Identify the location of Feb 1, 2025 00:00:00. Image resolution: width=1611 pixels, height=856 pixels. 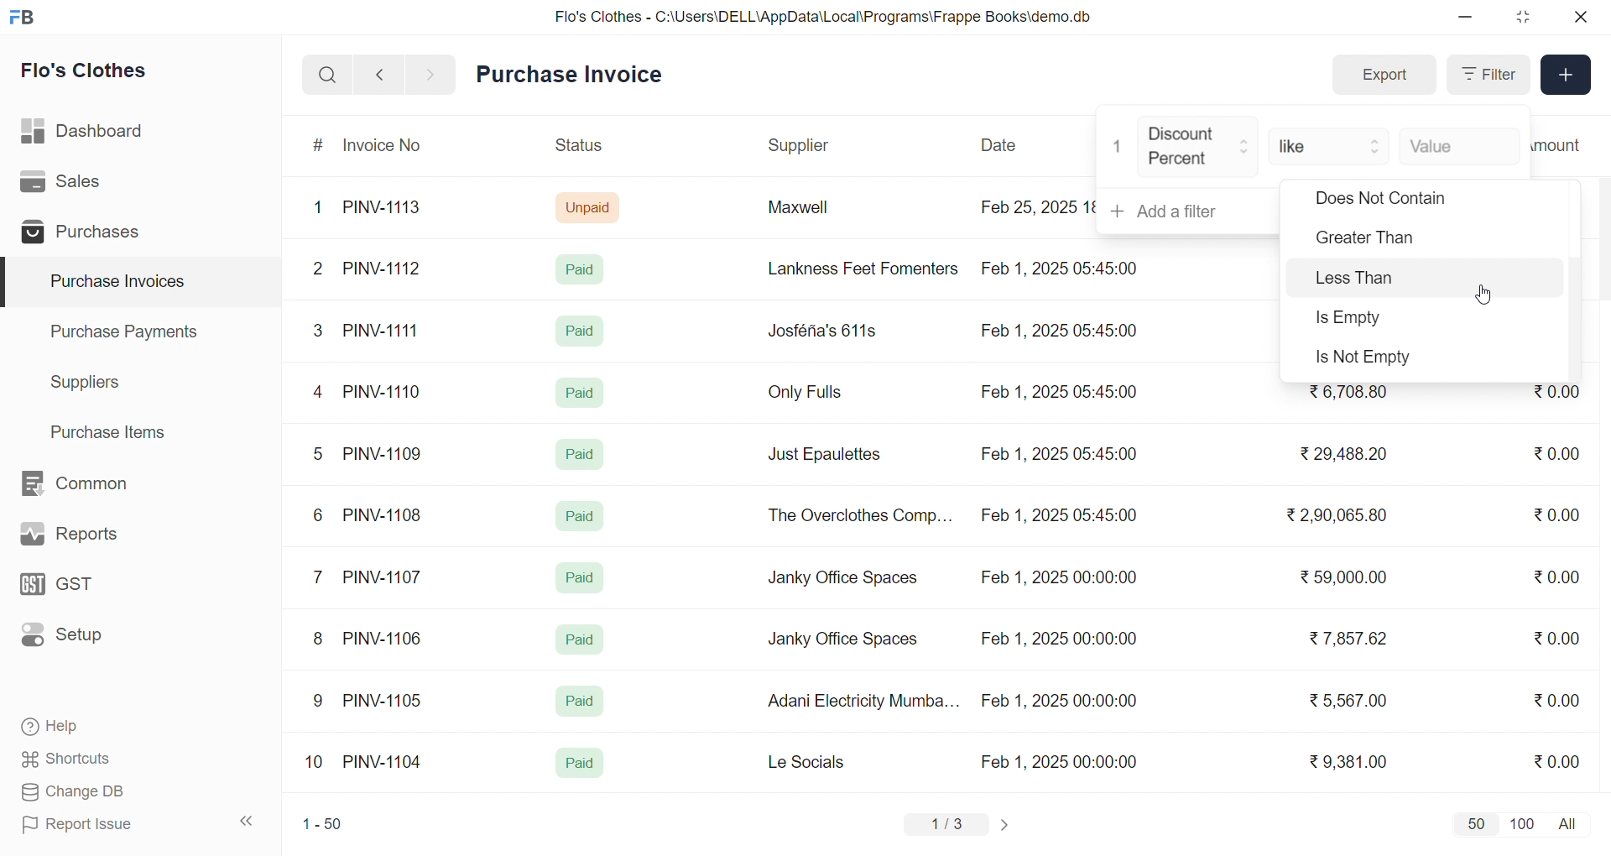
(1058, 580).